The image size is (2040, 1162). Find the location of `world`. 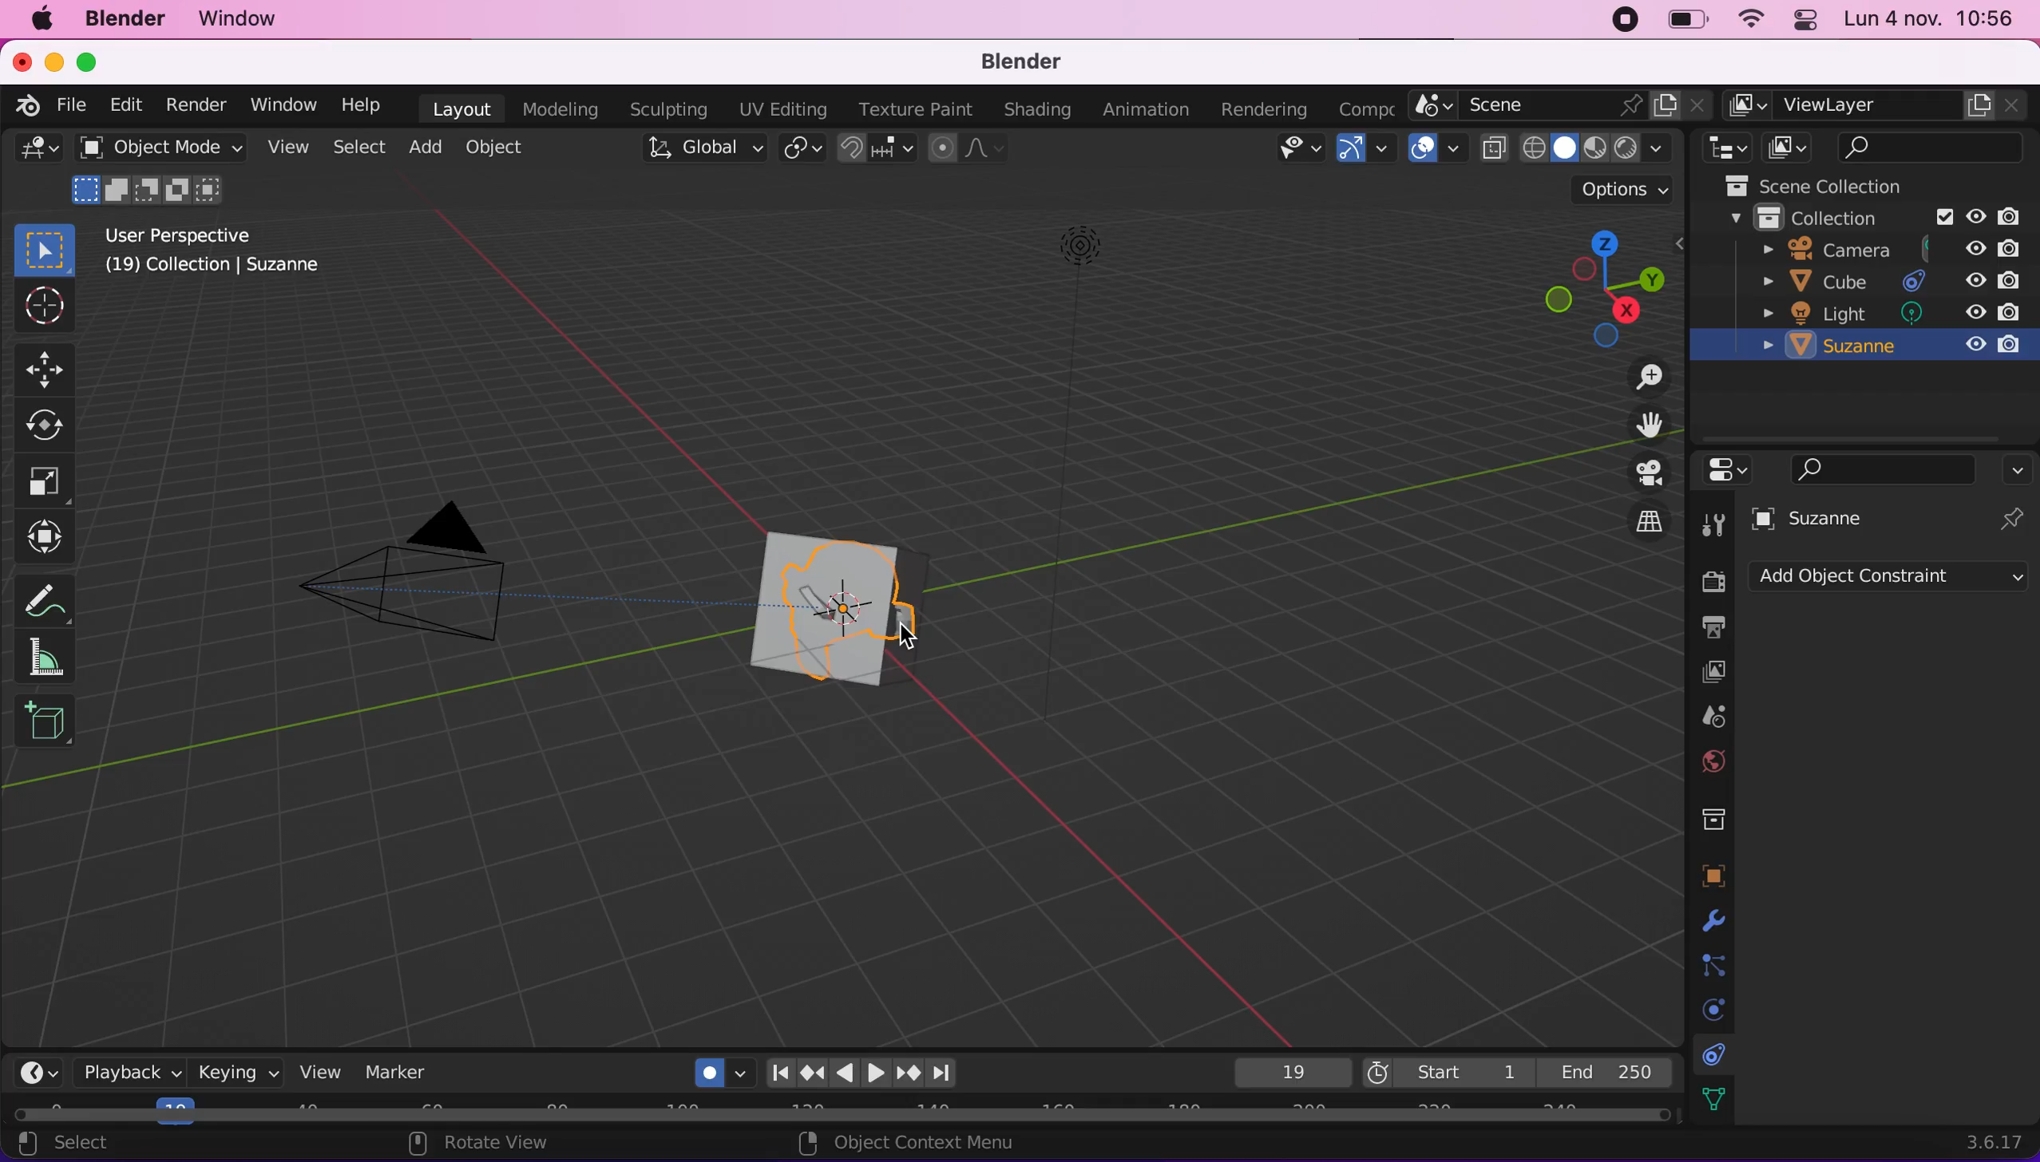

world is located at coordinates (1713, 760).